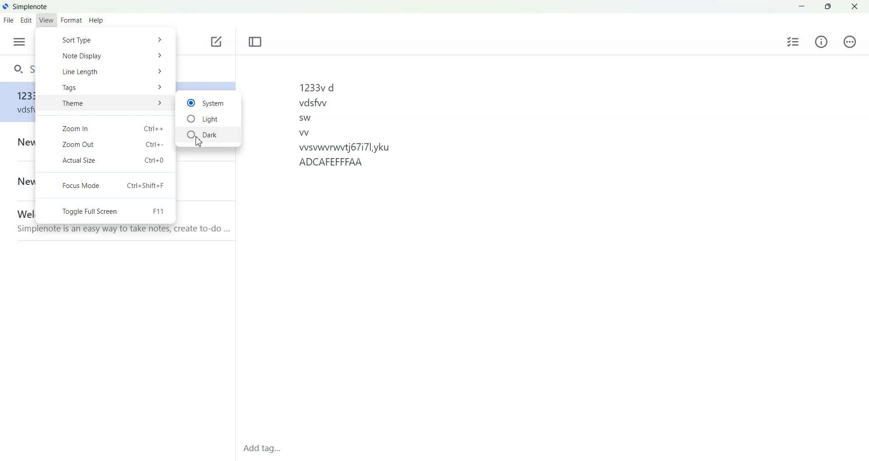  I want to click on Toggle focus mode, so click(255, 42).